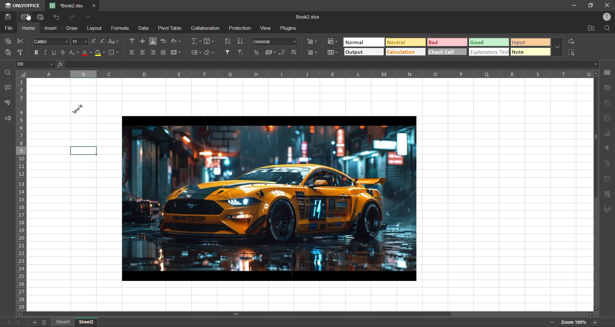  I want to click on zoom in, so click(597, 322).